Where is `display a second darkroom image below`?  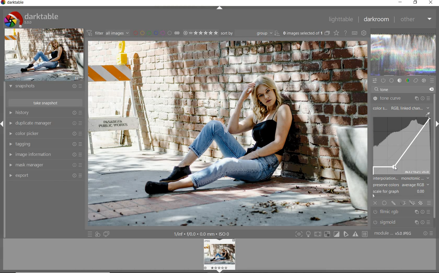
display a second darkroom image below is located at coordinates (107, 234).